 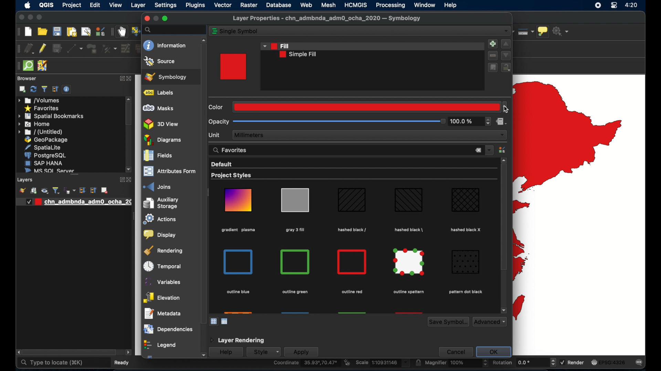 What do you see at coordinates (352, 230) in the screenshot?
I see `hashed black/` at bounding box center [352, 230].